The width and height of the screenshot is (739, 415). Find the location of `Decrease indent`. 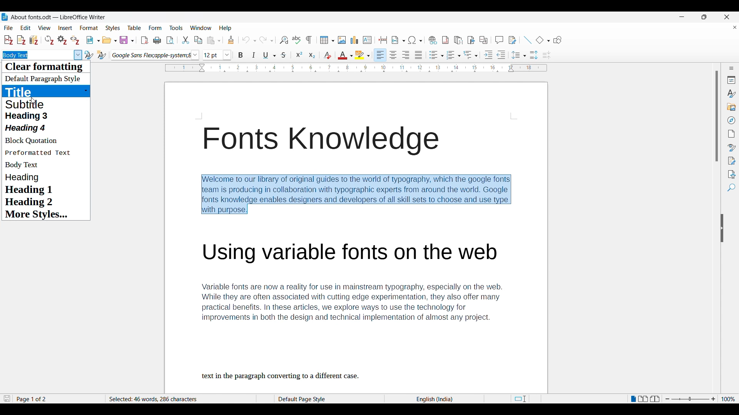

Decrease indent is located at coordinates (501, 55).